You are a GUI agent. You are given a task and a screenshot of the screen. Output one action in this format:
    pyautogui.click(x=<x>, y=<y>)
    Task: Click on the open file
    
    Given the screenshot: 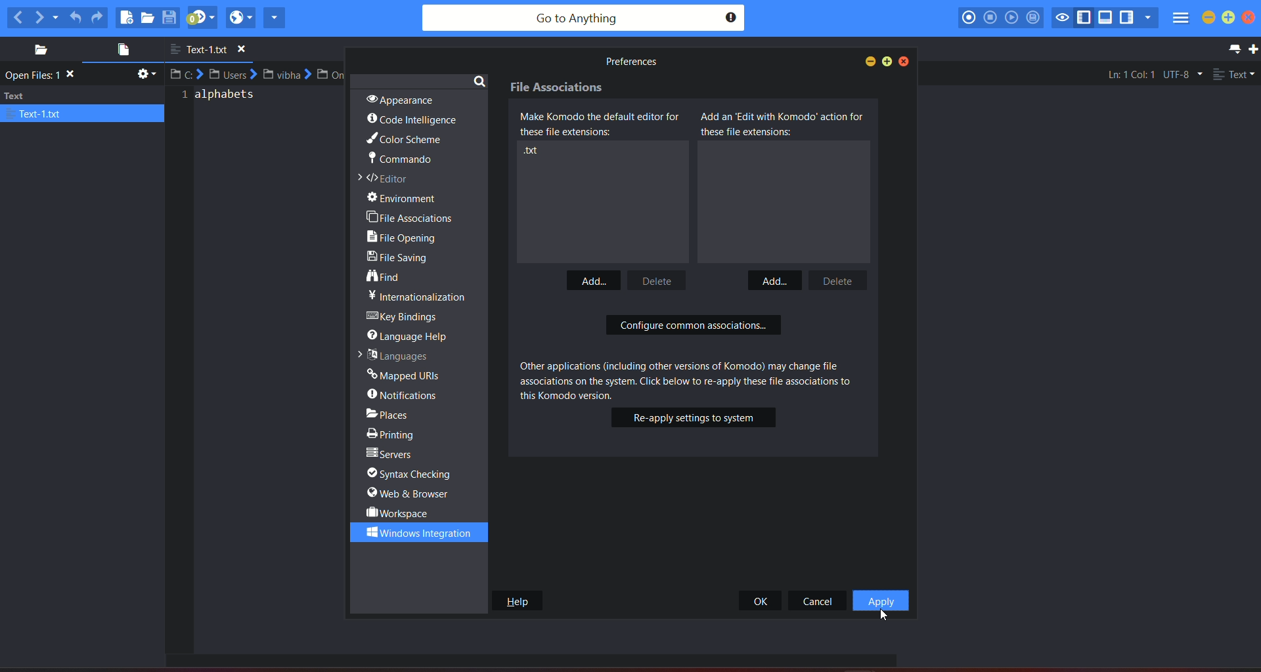 What is the action you would take?
    pyautogui.click(x=120, y=51)
    